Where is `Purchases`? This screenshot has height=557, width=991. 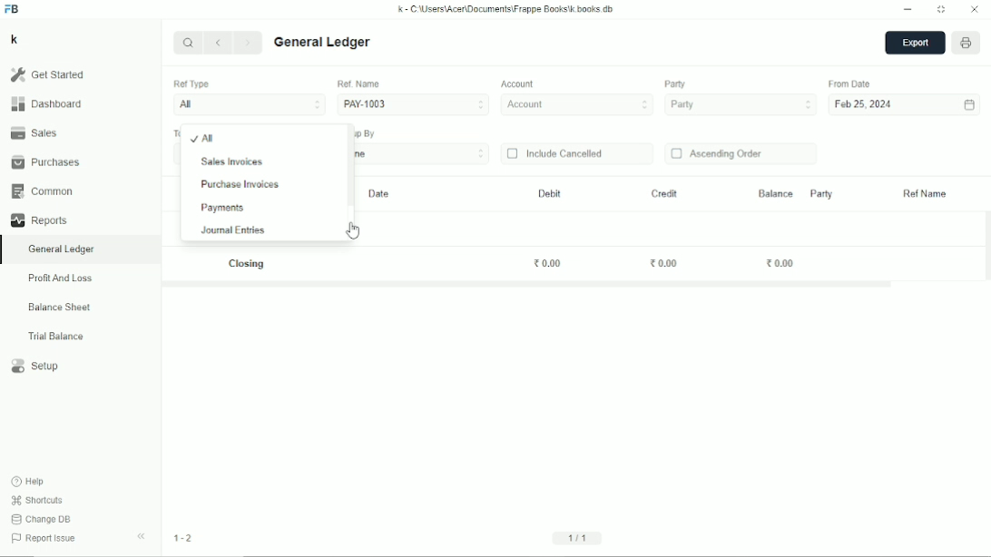 Purchases is located at coordinates (45, 161).